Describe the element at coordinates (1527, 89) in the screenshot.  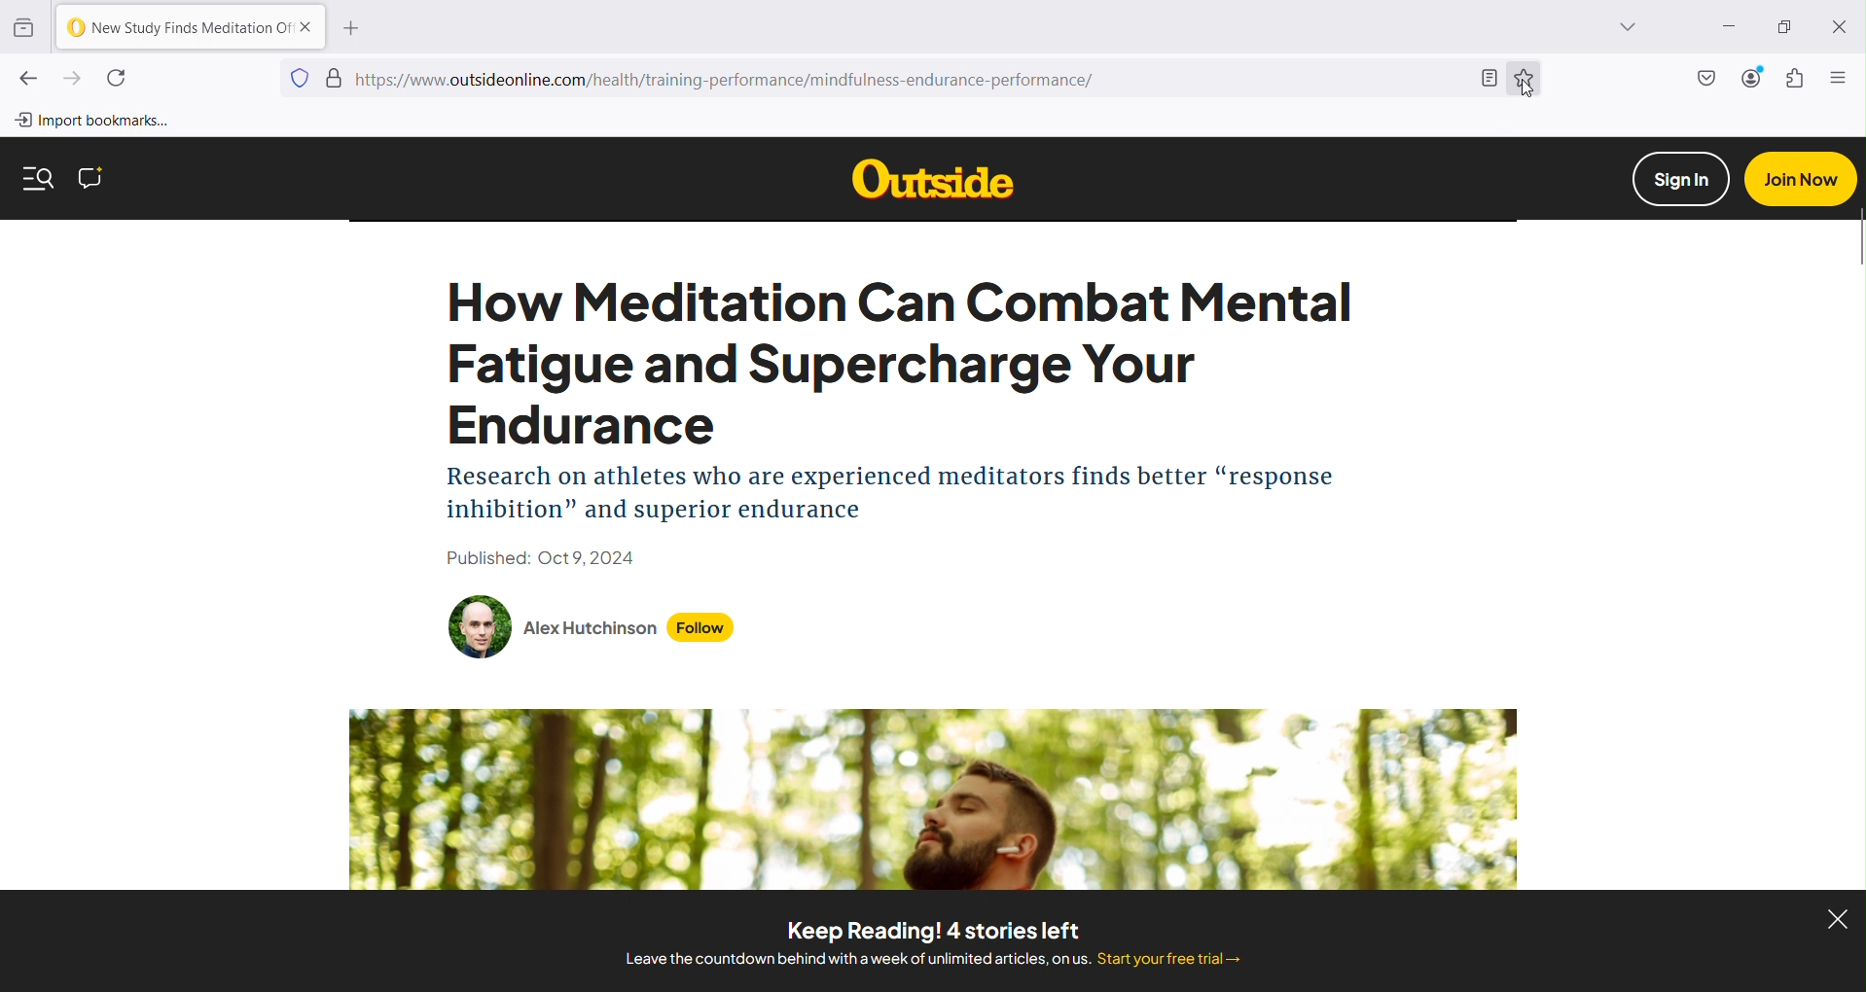
I see `Cursor` at that location.